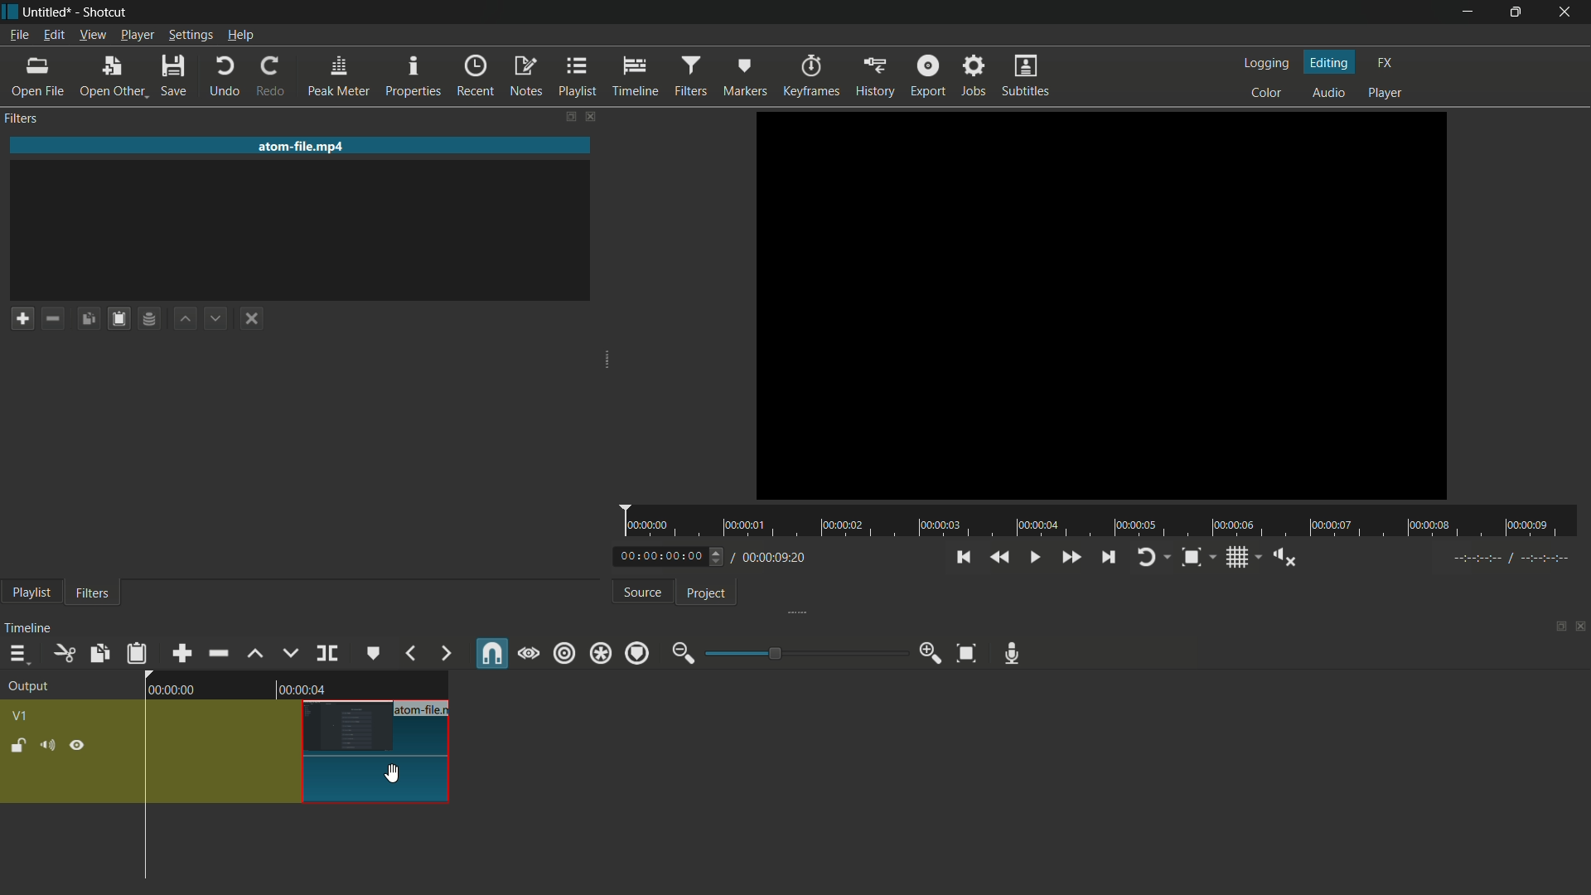 The height and width of the screenshot is (895, 1591). I want to click on filters, so click(690, 75).